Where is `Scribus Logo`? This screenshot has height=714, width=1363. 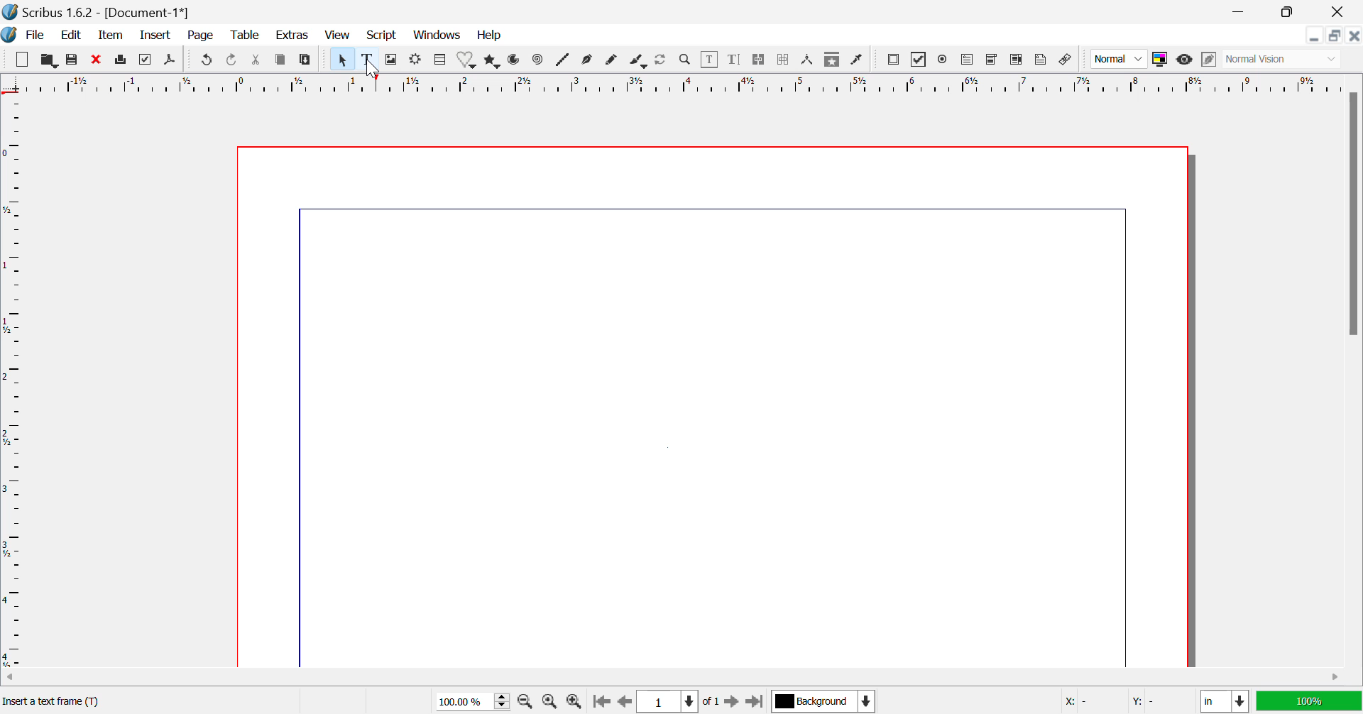 Scribus Logo is located at coordinates (10, 35).